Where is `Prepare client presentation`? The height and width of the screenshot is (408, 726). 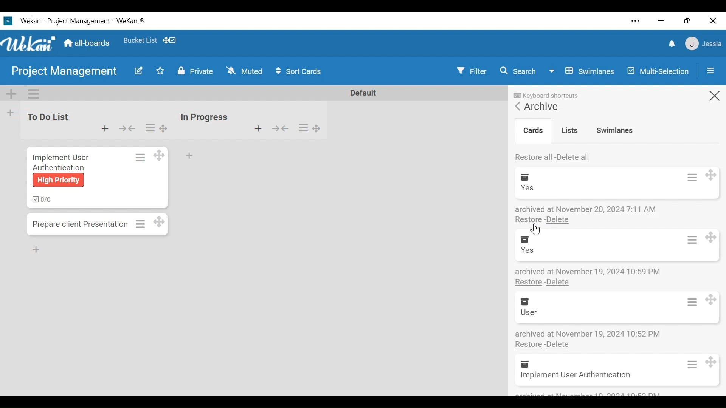 Prepare client presentation is located at coordinates (82, 223).